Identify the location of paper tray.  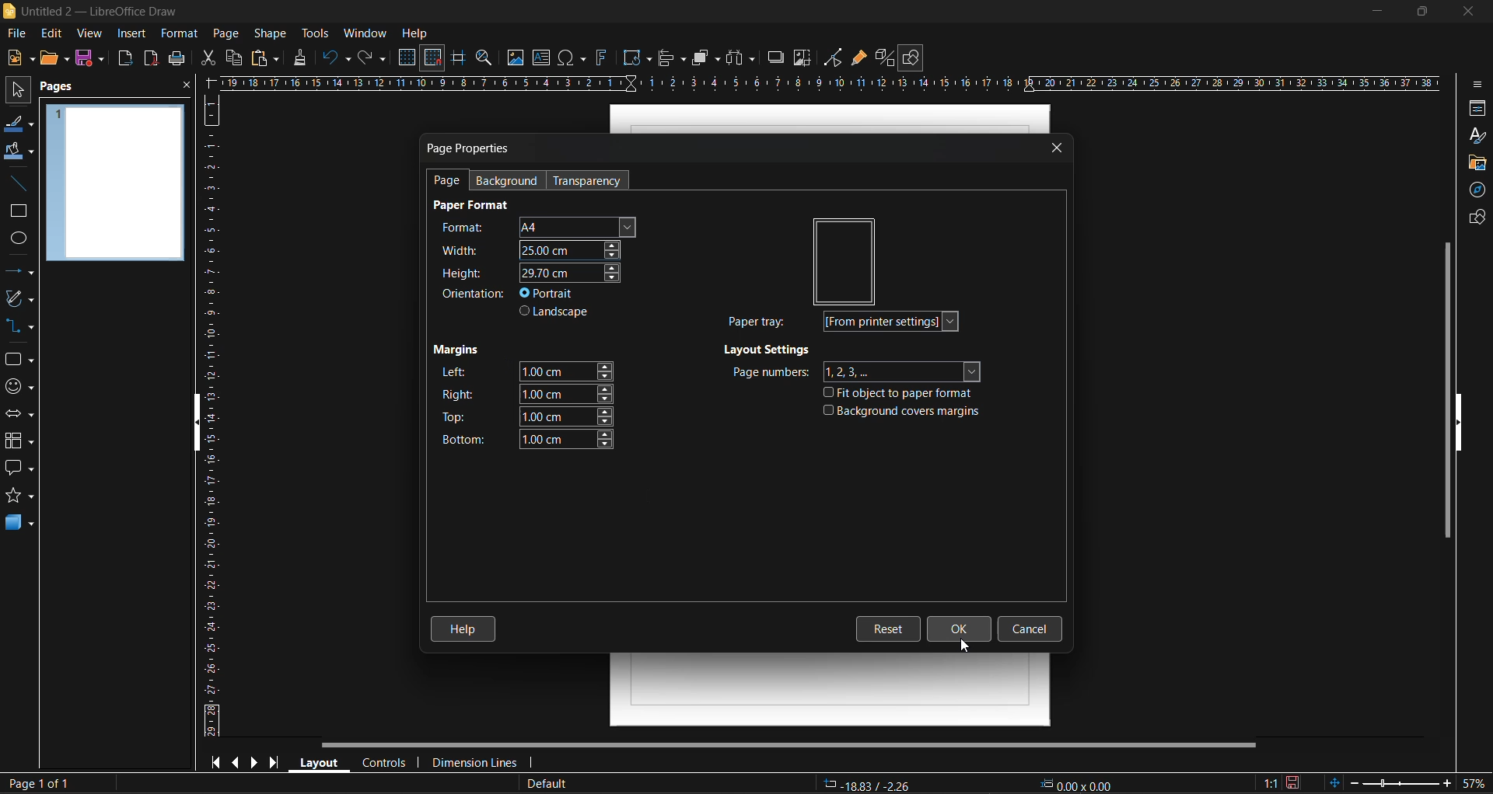
(849, 322).